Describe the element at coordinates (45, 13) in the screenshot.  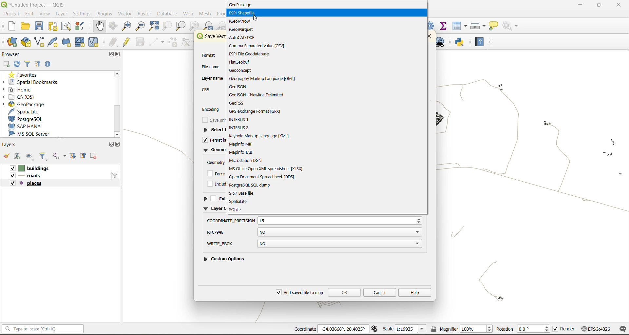
I see `view` at that location.